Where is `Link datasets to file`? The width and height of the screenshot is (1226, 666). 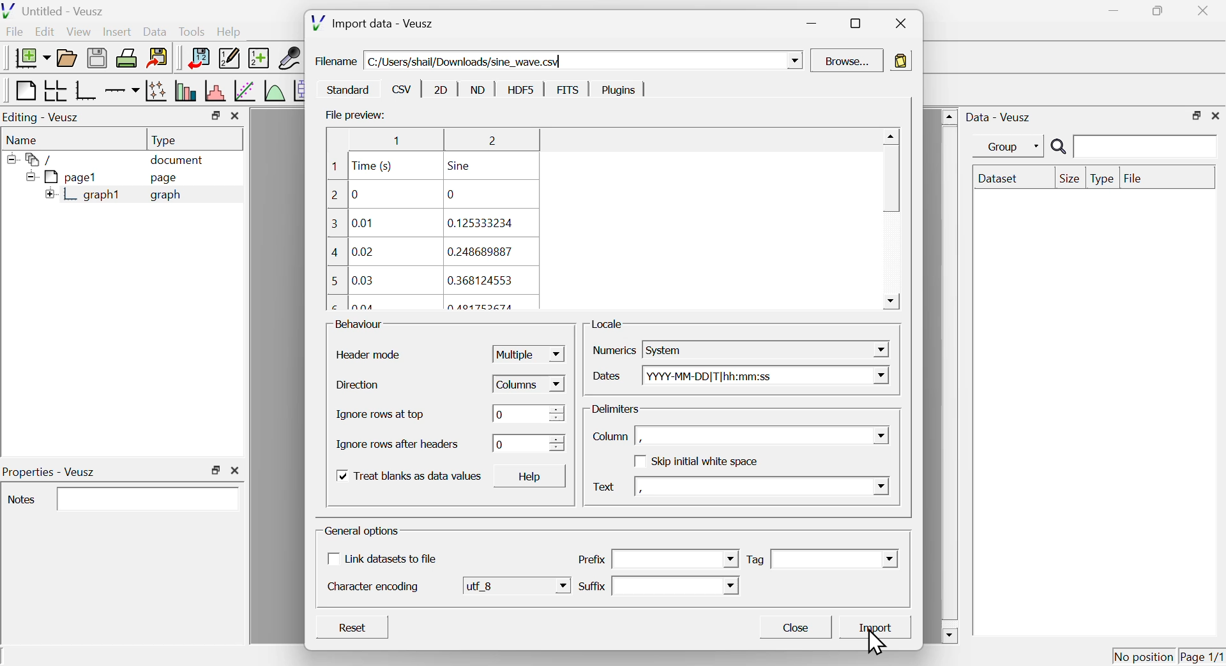 Link datasets to file is located at coordinates (390, 558).